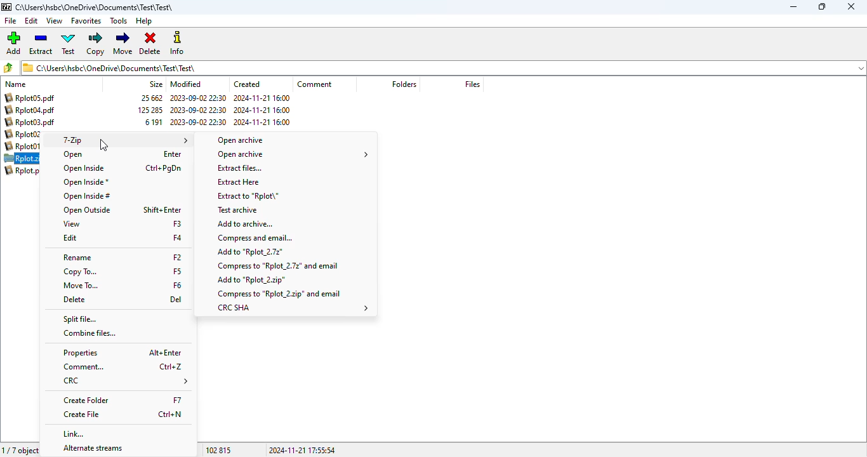 Image resolution: width=867 pixels, height=457 pixels. I want to click on open outside, so click(87, 210).